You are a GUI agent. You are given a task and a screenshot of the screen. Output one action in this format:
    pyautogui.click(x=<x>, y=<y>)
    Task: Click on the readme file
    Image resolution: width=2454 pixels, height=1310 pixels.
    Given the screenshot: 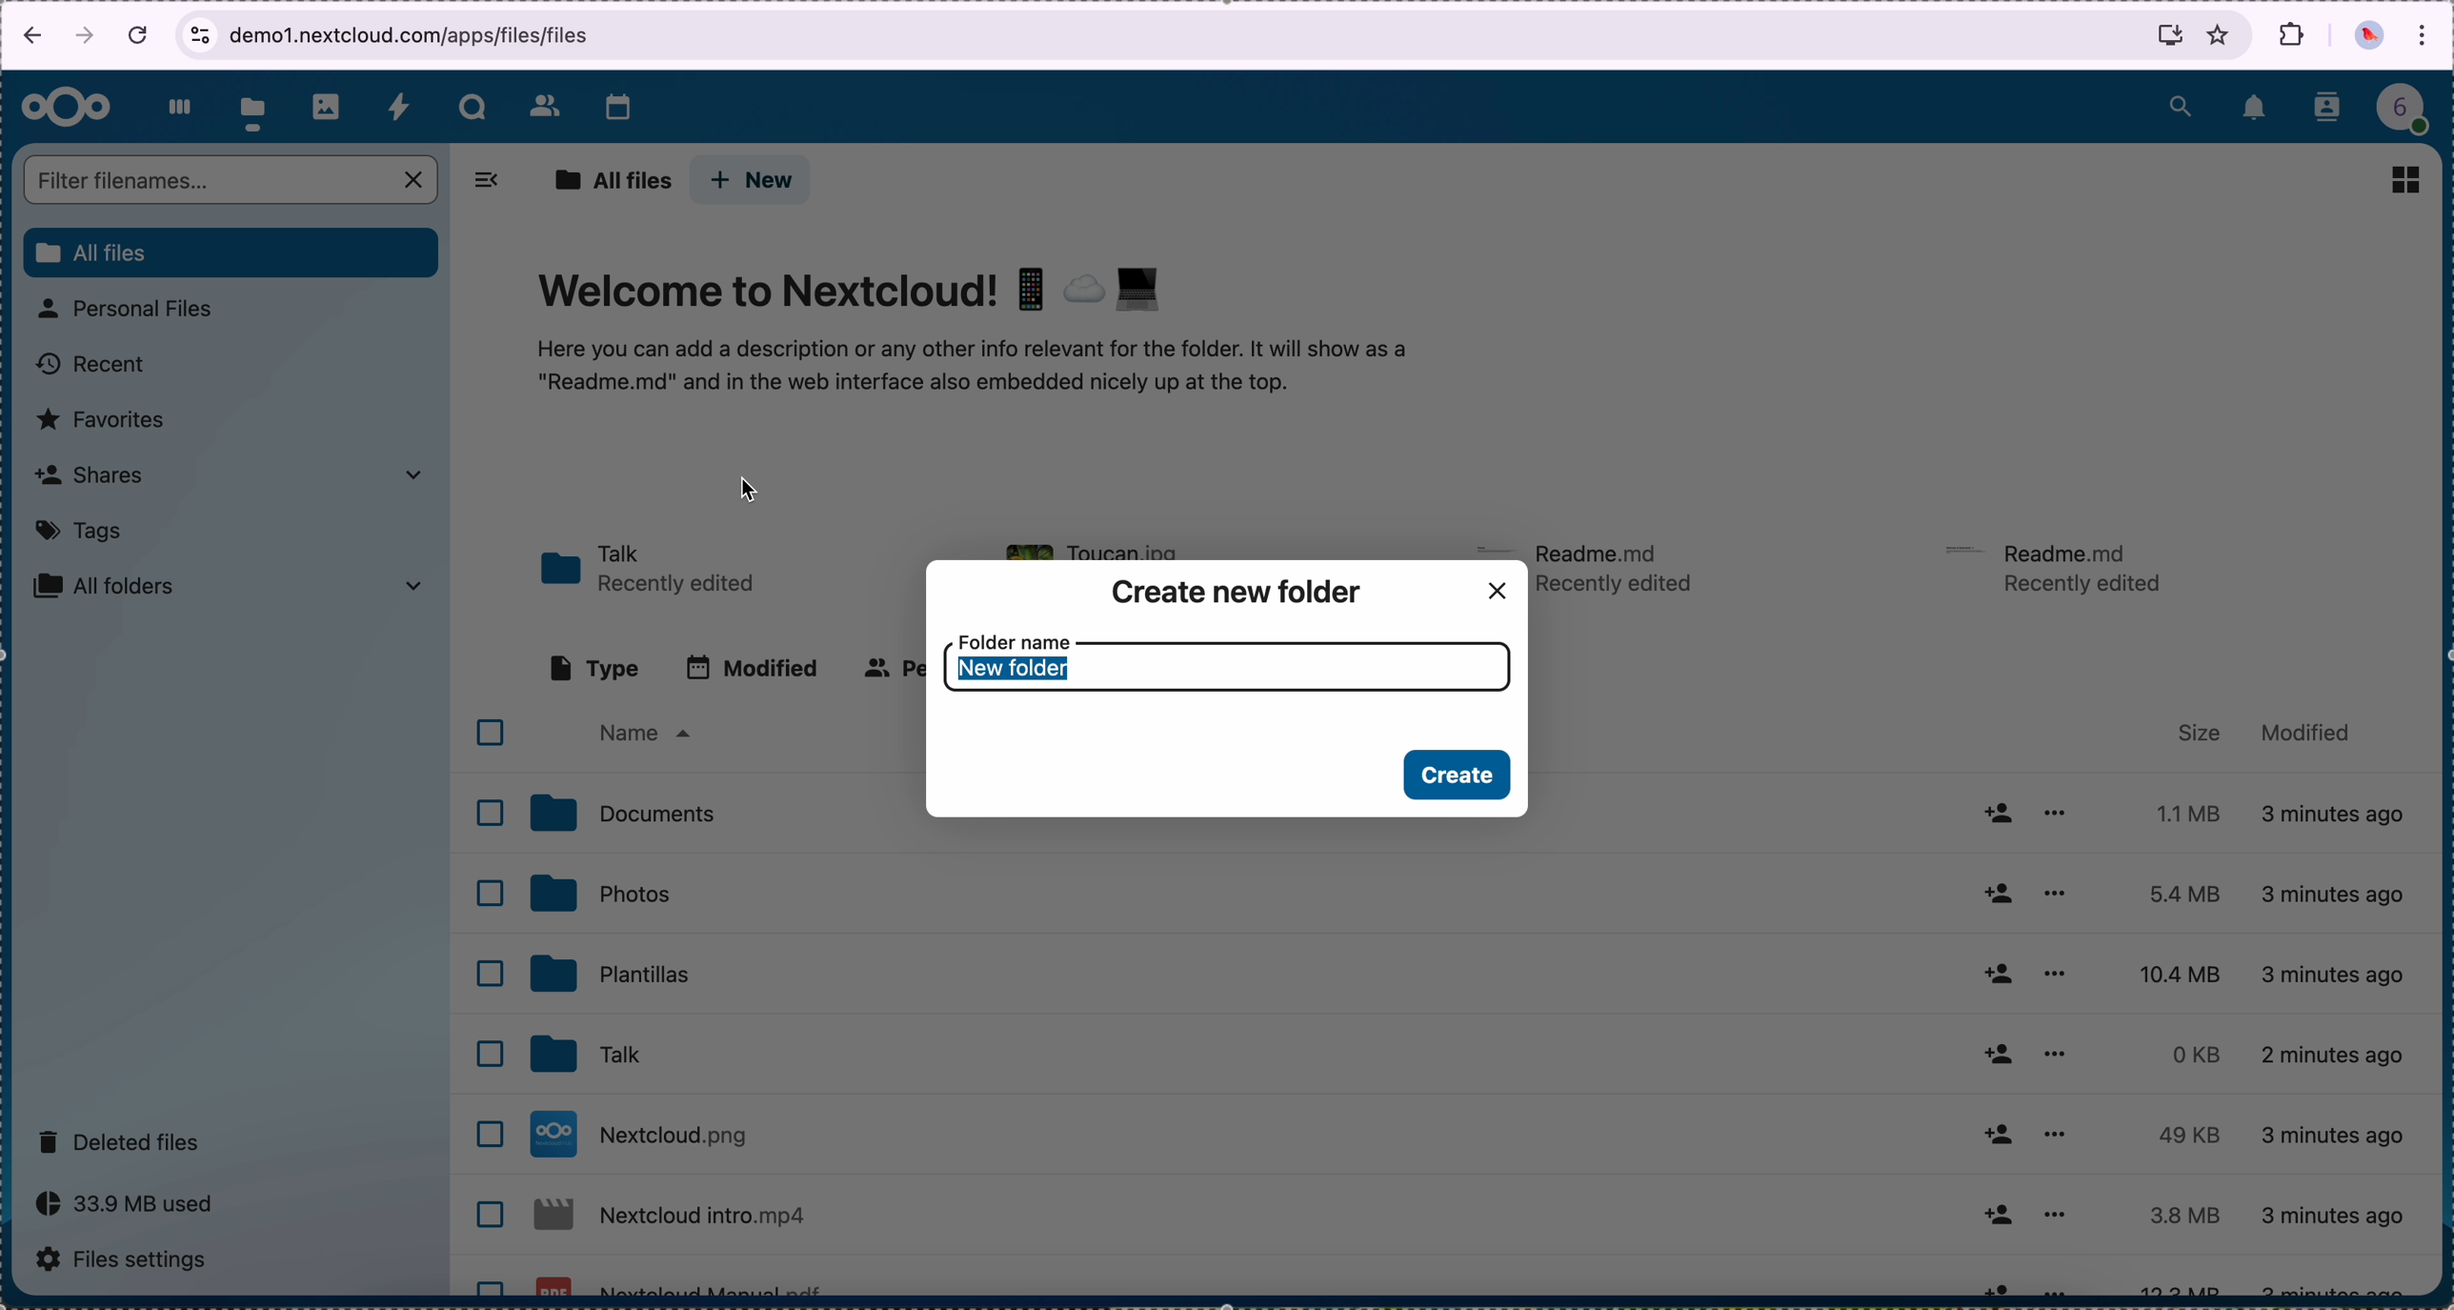 What is the action you would take?
    pyautogui.click(x=1621, y=566)
    